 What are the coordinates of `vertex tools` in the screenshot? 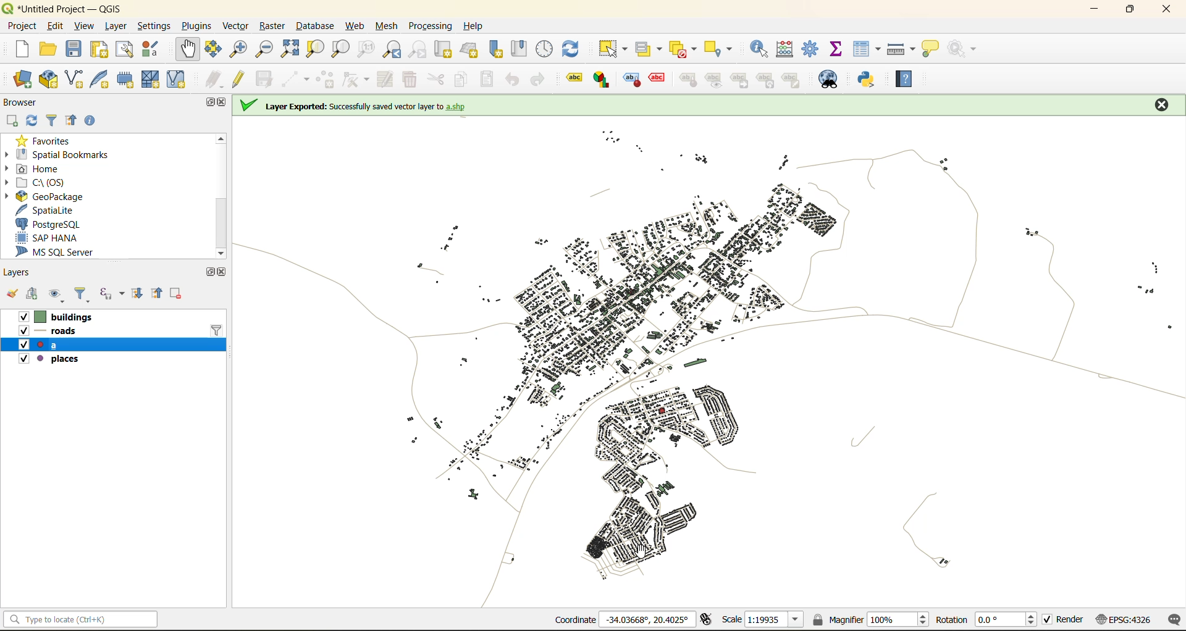 It's located at (356, 79).